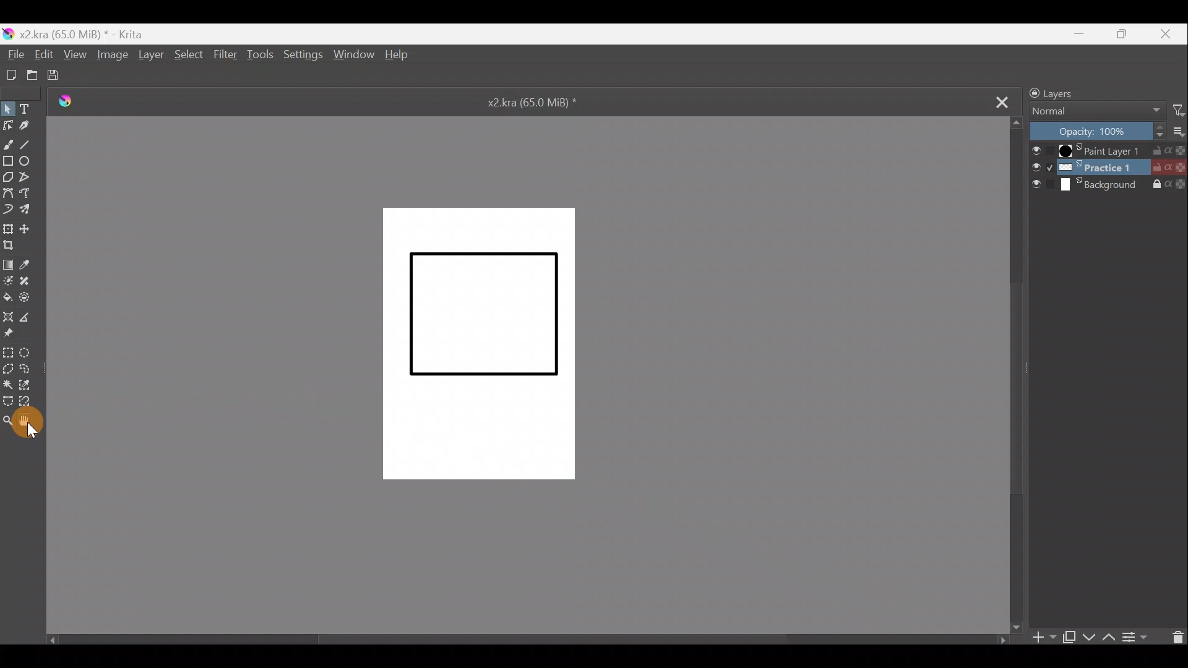 The image size is (1188, 668). Describe the element at coordinates (11, 75) in the screenshot. I see `Create a new document` at that location.